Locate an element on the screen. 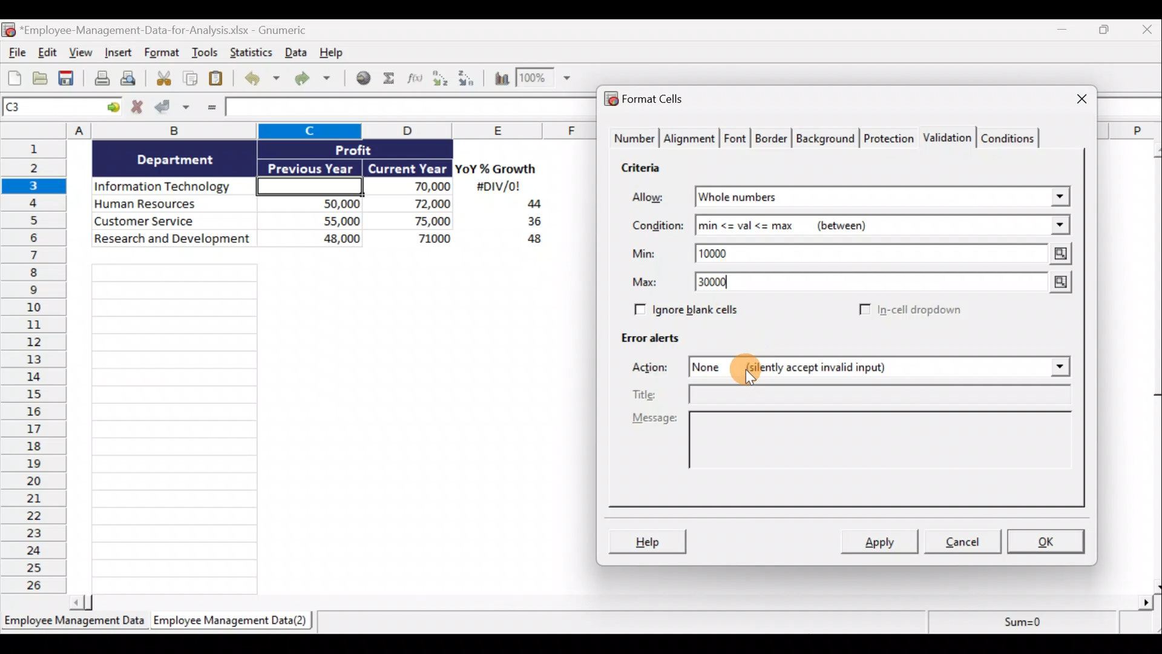  Font is located at coordinates (736, 137).